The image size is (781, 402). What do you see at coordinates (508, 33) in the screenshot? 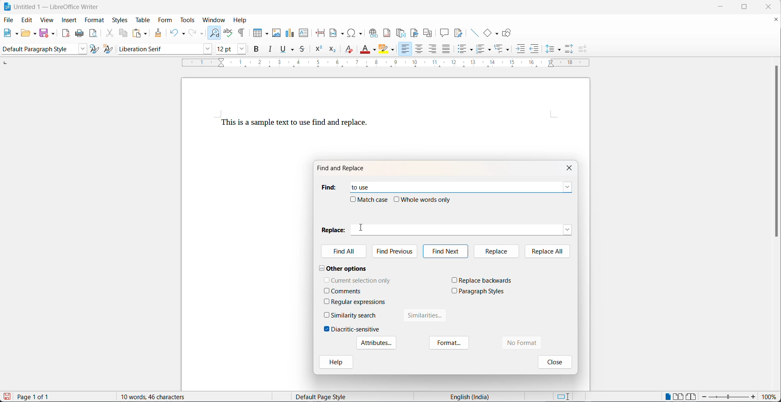
I see `show draw functions` at bounding box center [508, 33].